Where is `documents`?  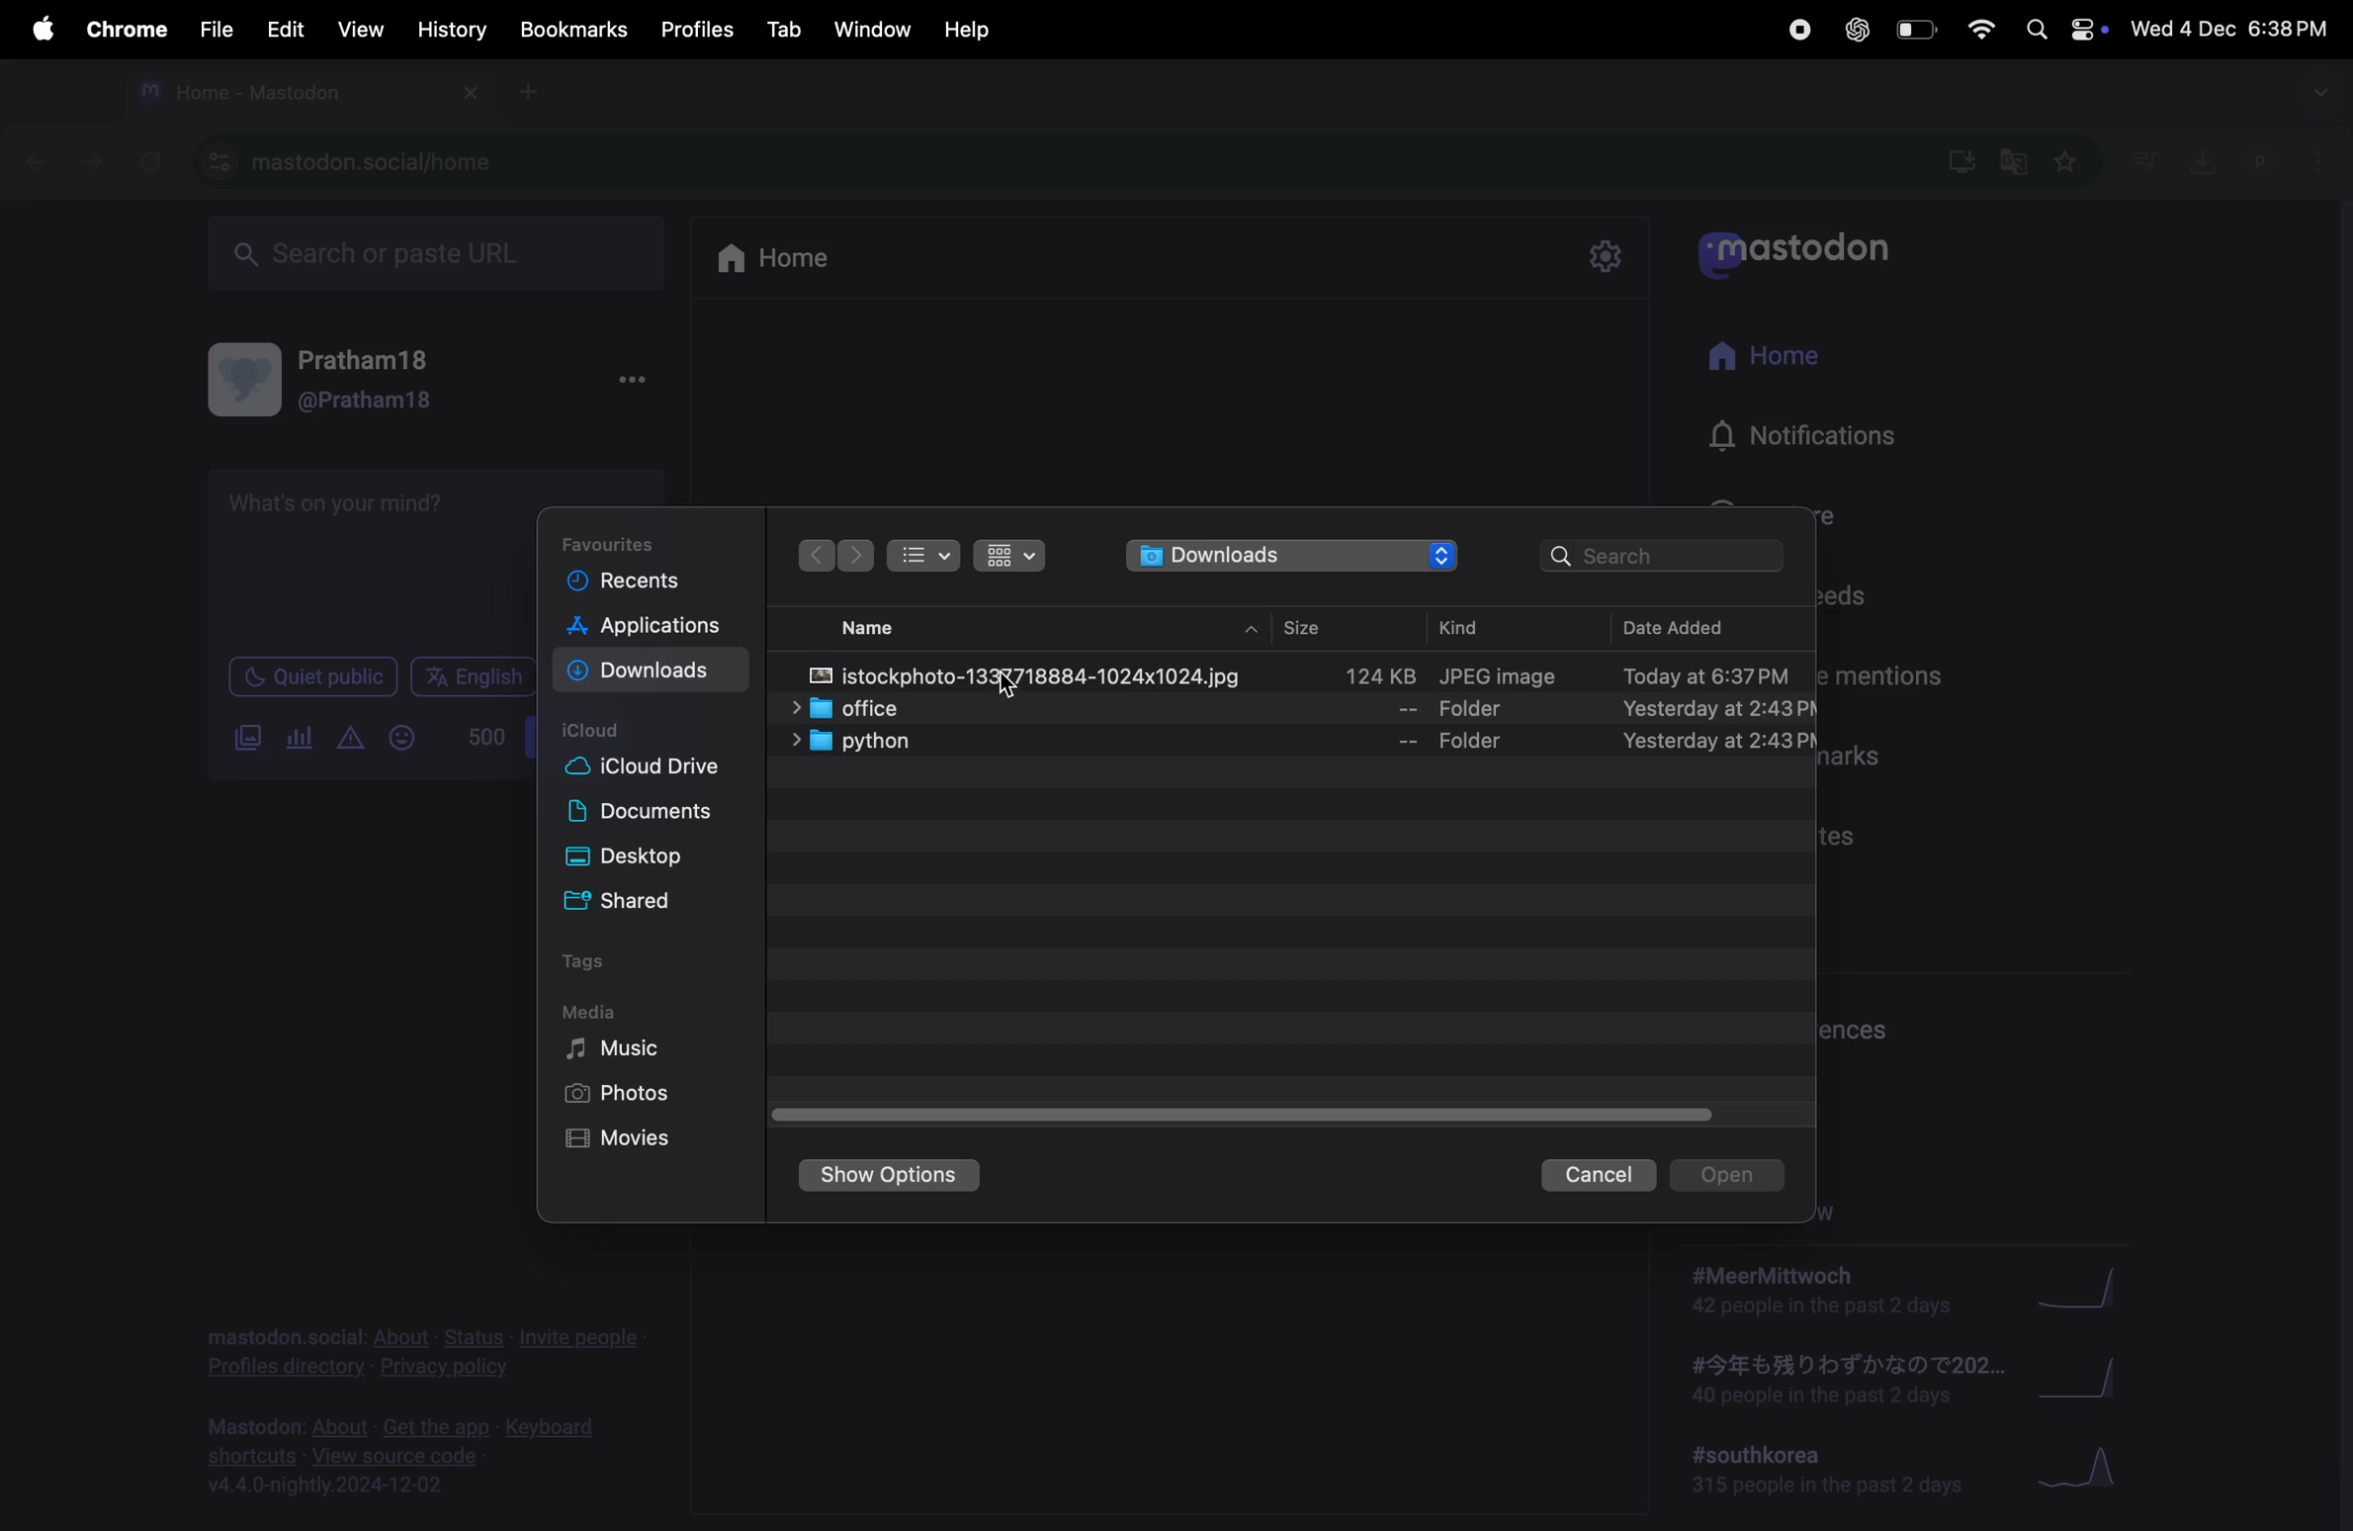 documents is located at coordinates (656, 814).